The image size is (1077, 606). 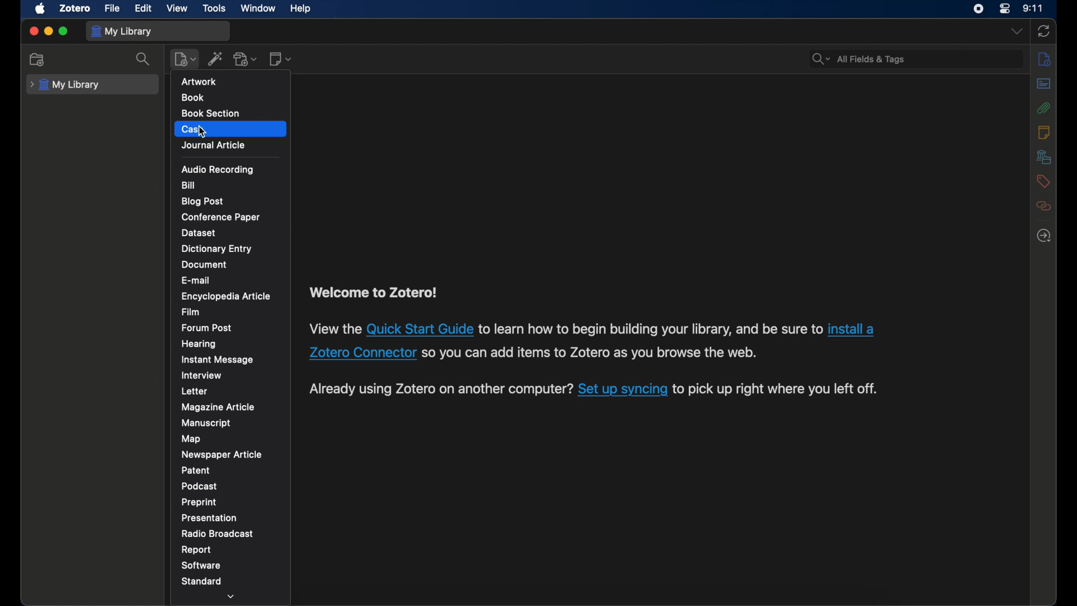 What do you see at coordinates (191, 439) in the screenshot?
I see `map` at bounding box center [191, 439].